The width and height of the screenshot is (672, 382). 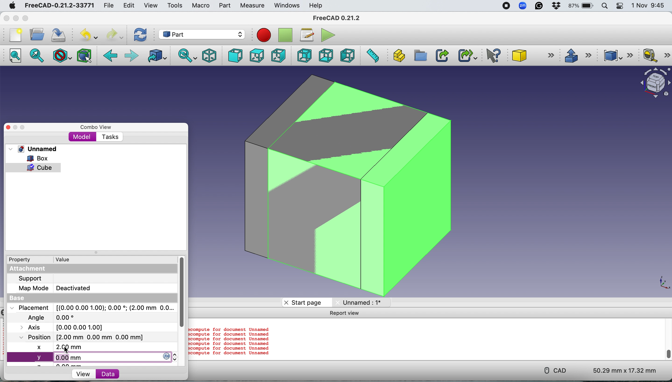 What do you see at coordinates (185, 55) in the screenshot?
I see `Sync view` at bounding box center [185, 55].